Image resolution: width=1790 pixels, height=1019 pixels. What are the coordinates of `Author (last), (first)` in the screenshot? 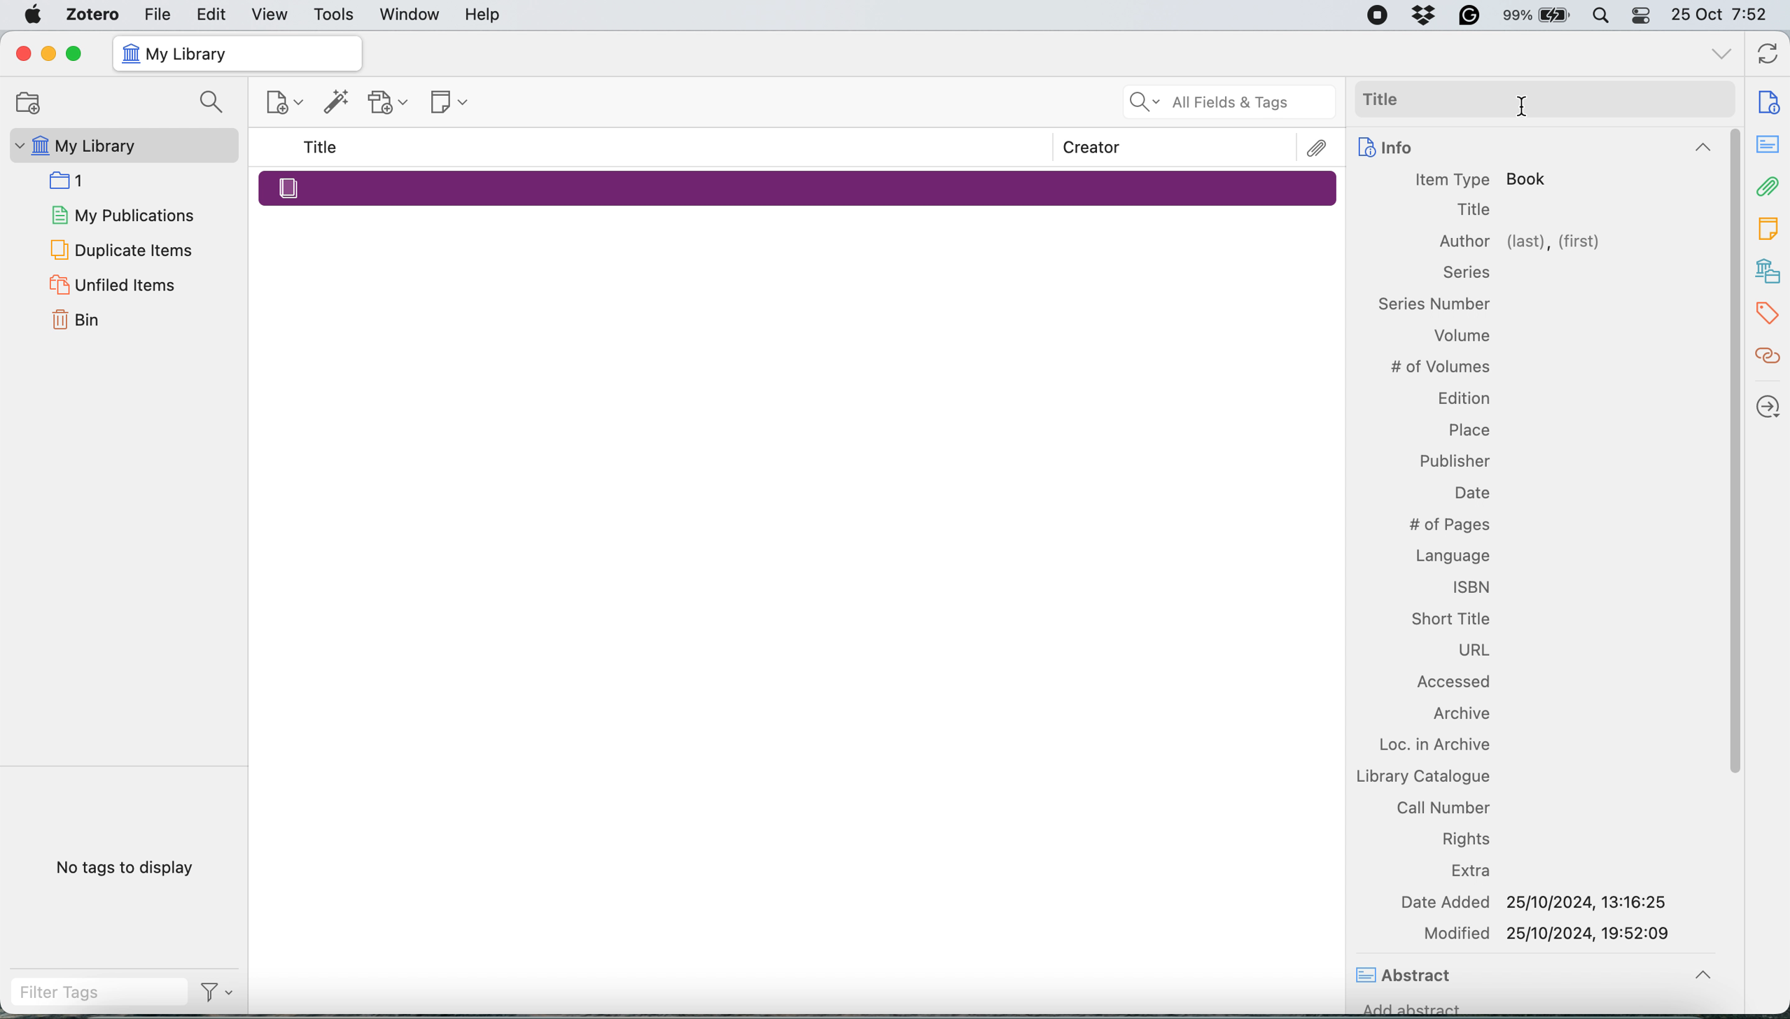 It's located at (1521, 242).